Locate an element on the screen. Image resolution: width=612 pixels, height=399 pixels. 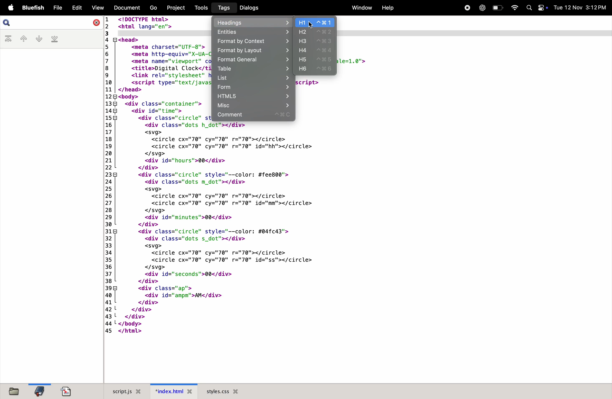
help is located at coordinates (387, 8).